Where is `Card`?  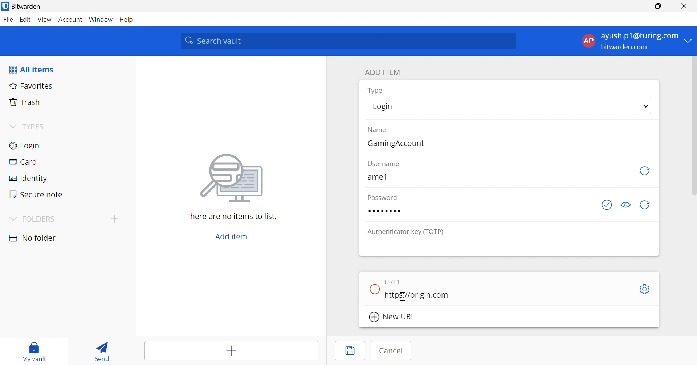
Card is located at coordinates (24, 163).